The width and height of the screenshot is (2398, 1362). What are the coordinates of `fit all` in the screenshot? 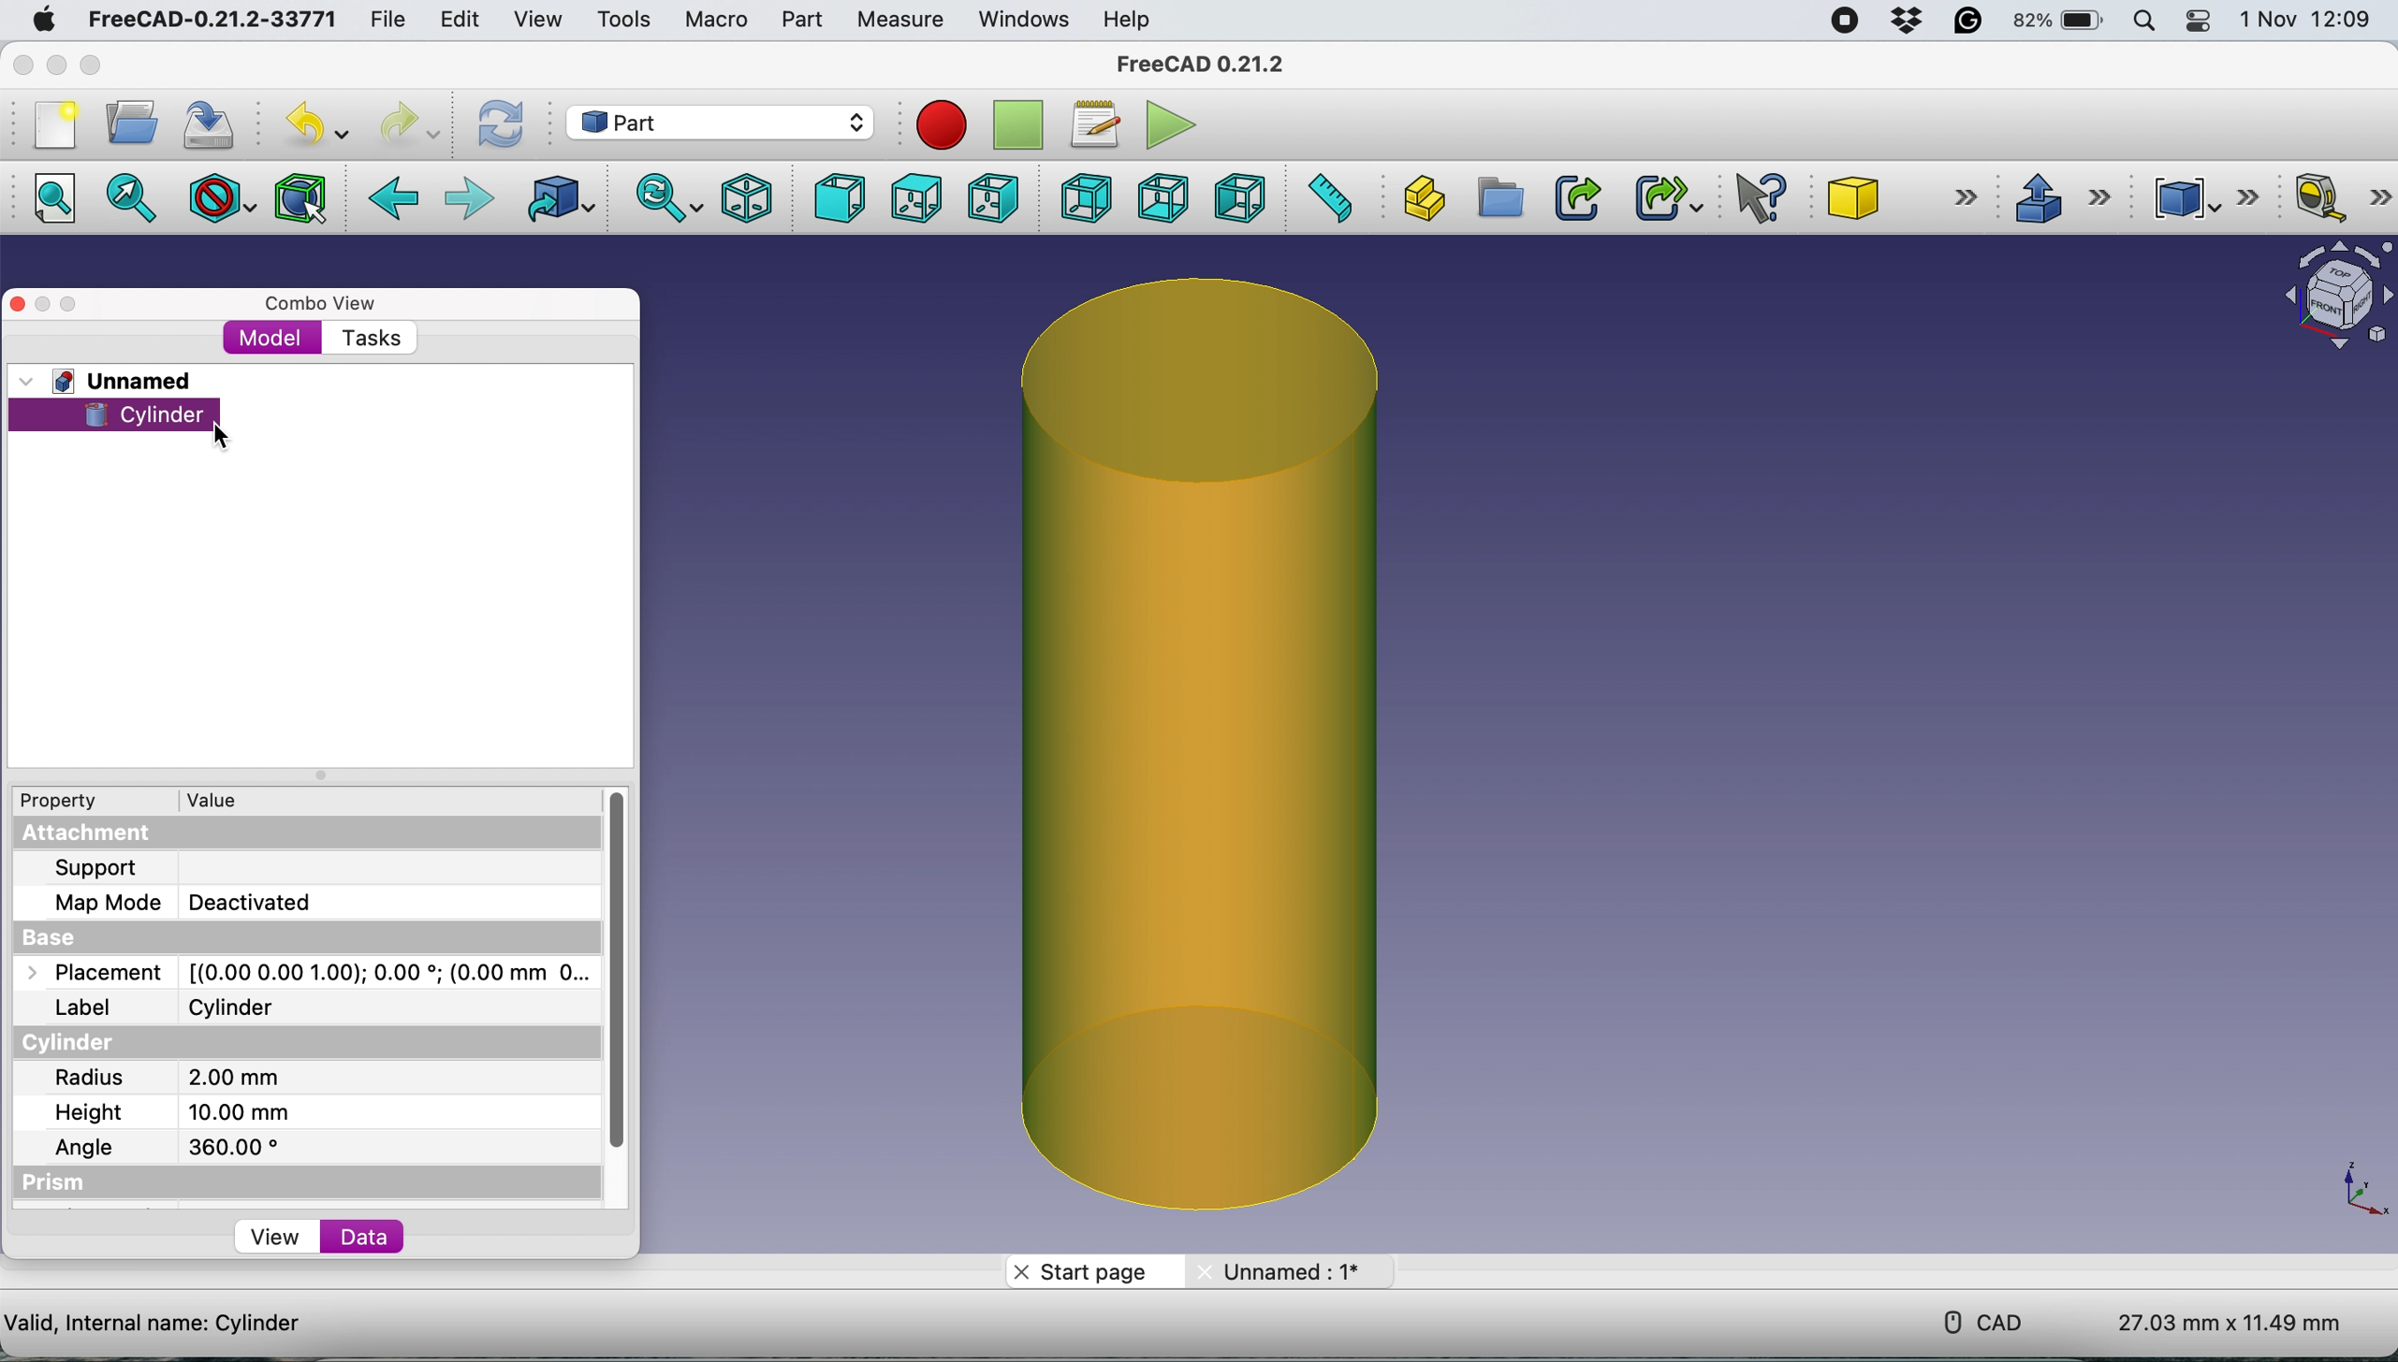 It's located at (50, 204).